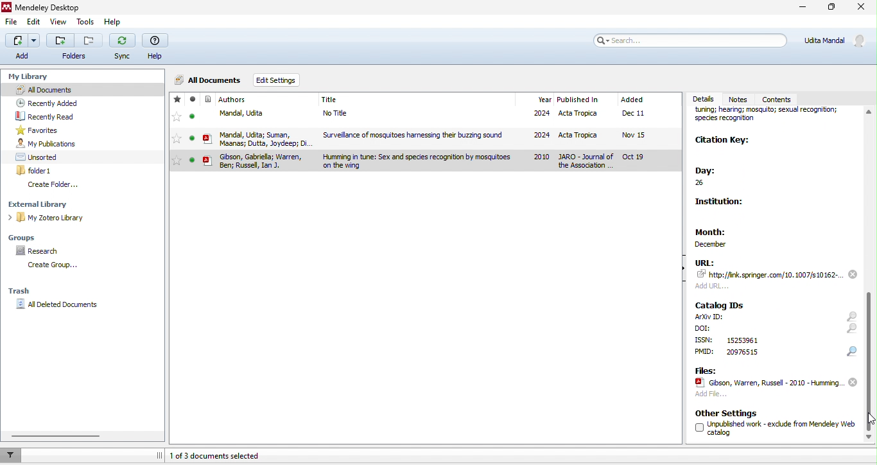 The height and width of the screenshot is (465, 877). What do you see at coordinates (123, 48) in the screenshot?
I see `sync` at bounding box center [123, 48].